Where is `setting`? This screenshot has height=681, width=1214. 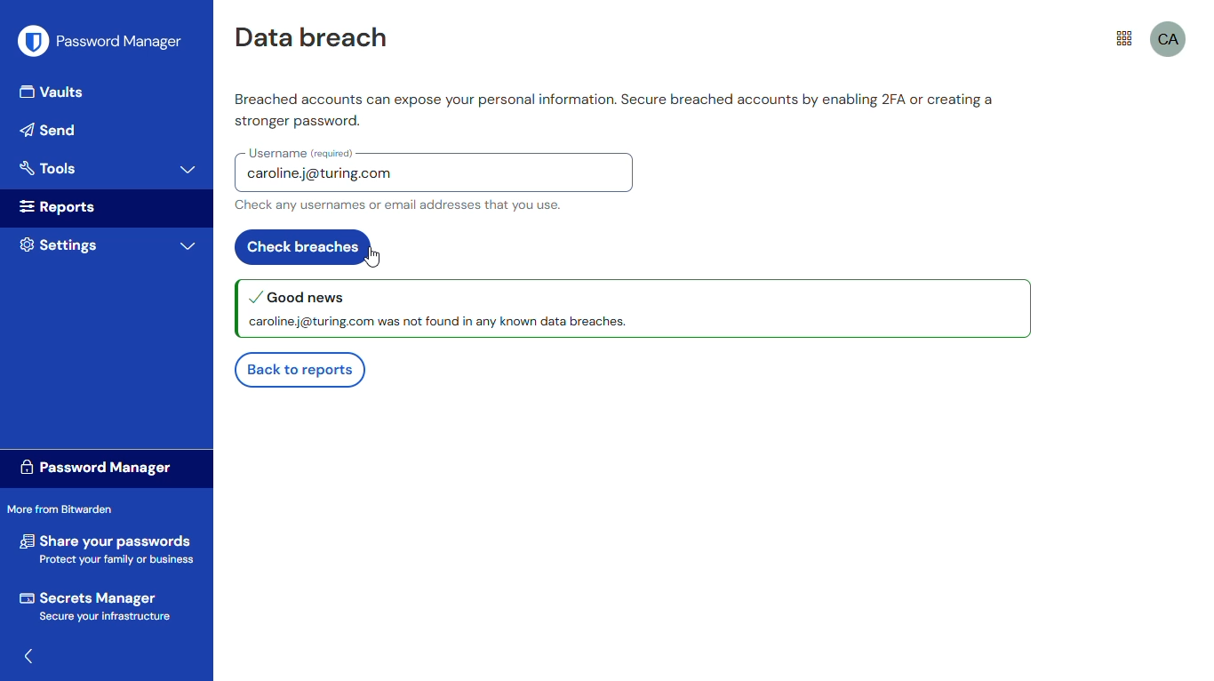 setting is located at coordinates (59, 244).